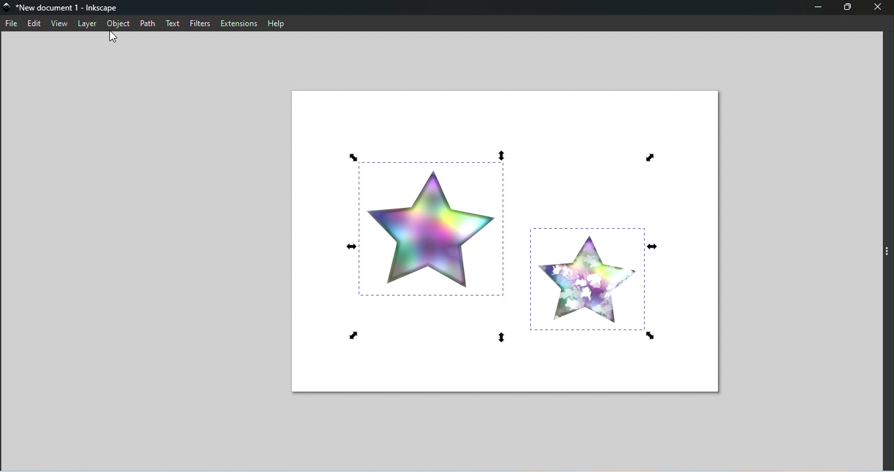 The width and height of the screenshot is (894, 472). What do you see at coordinates (89, 24) in the screenshot?
I see `Layer` at bounding box center [89, 24].